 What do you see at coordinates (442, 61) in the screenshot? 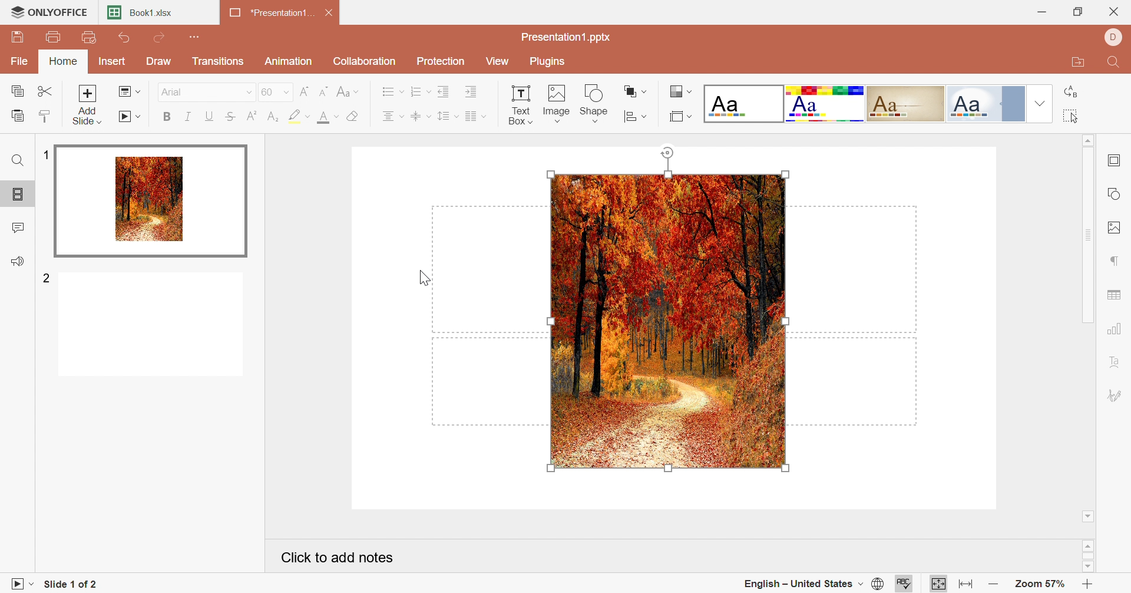
I see `Protection` at bounding box center [442, 61].